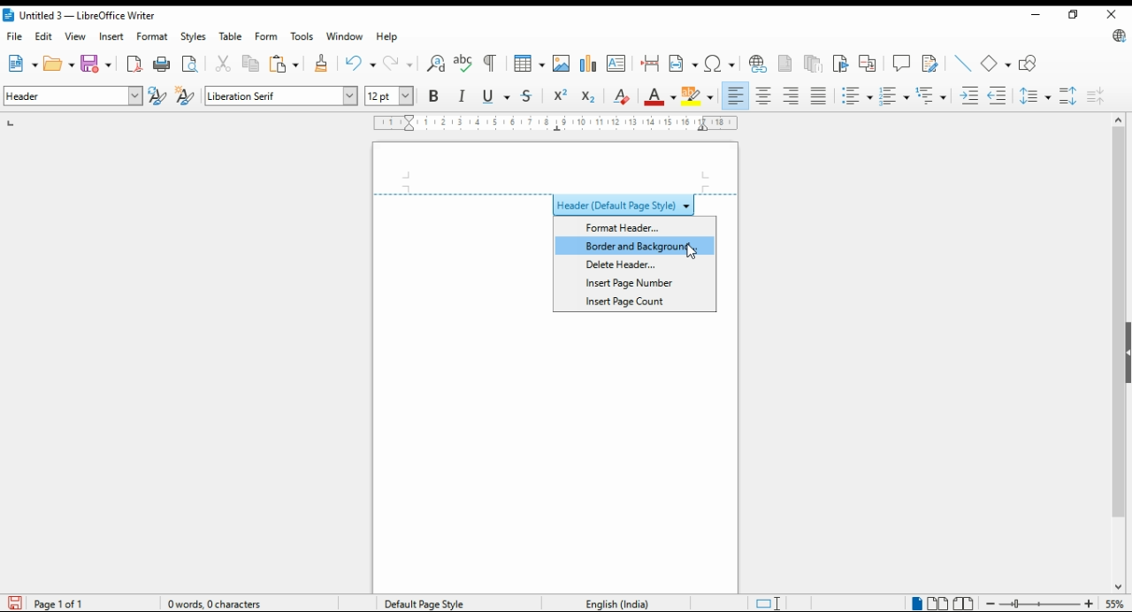  I want to click on underline, so click(496, 96).